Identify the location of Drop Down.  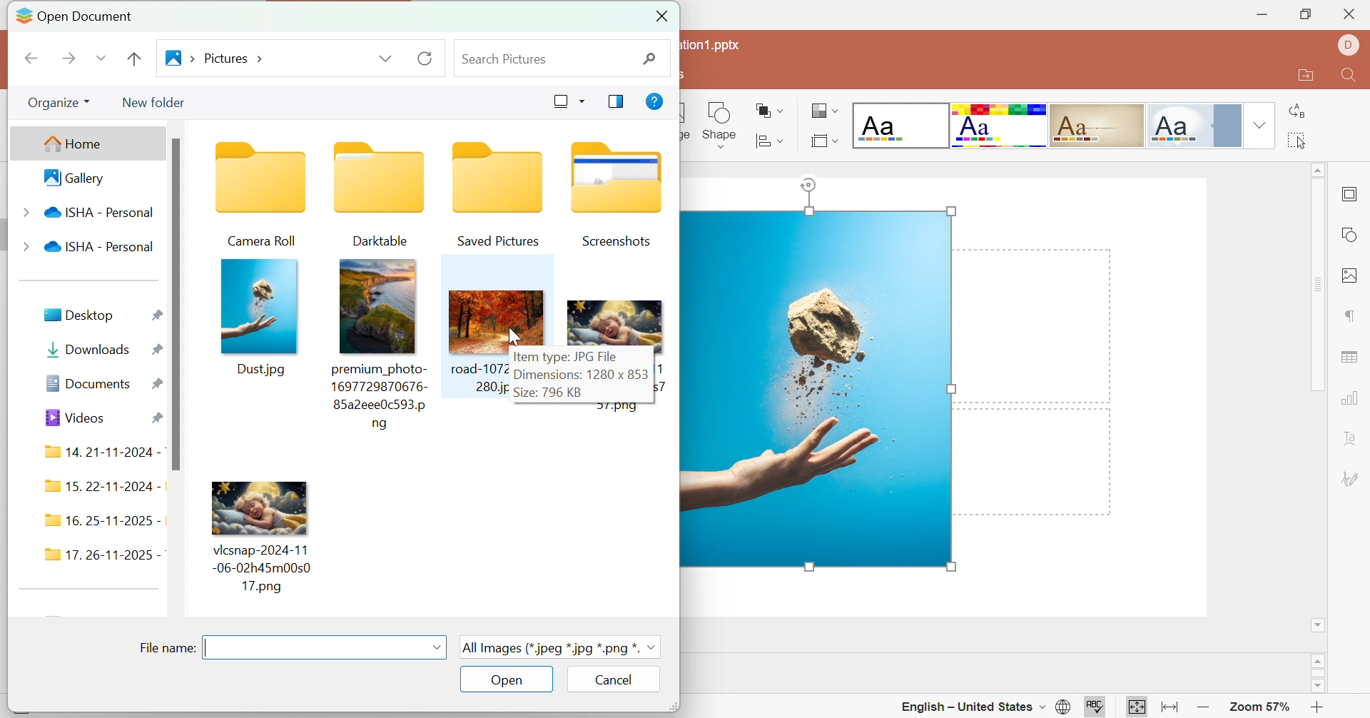
(102, 56).